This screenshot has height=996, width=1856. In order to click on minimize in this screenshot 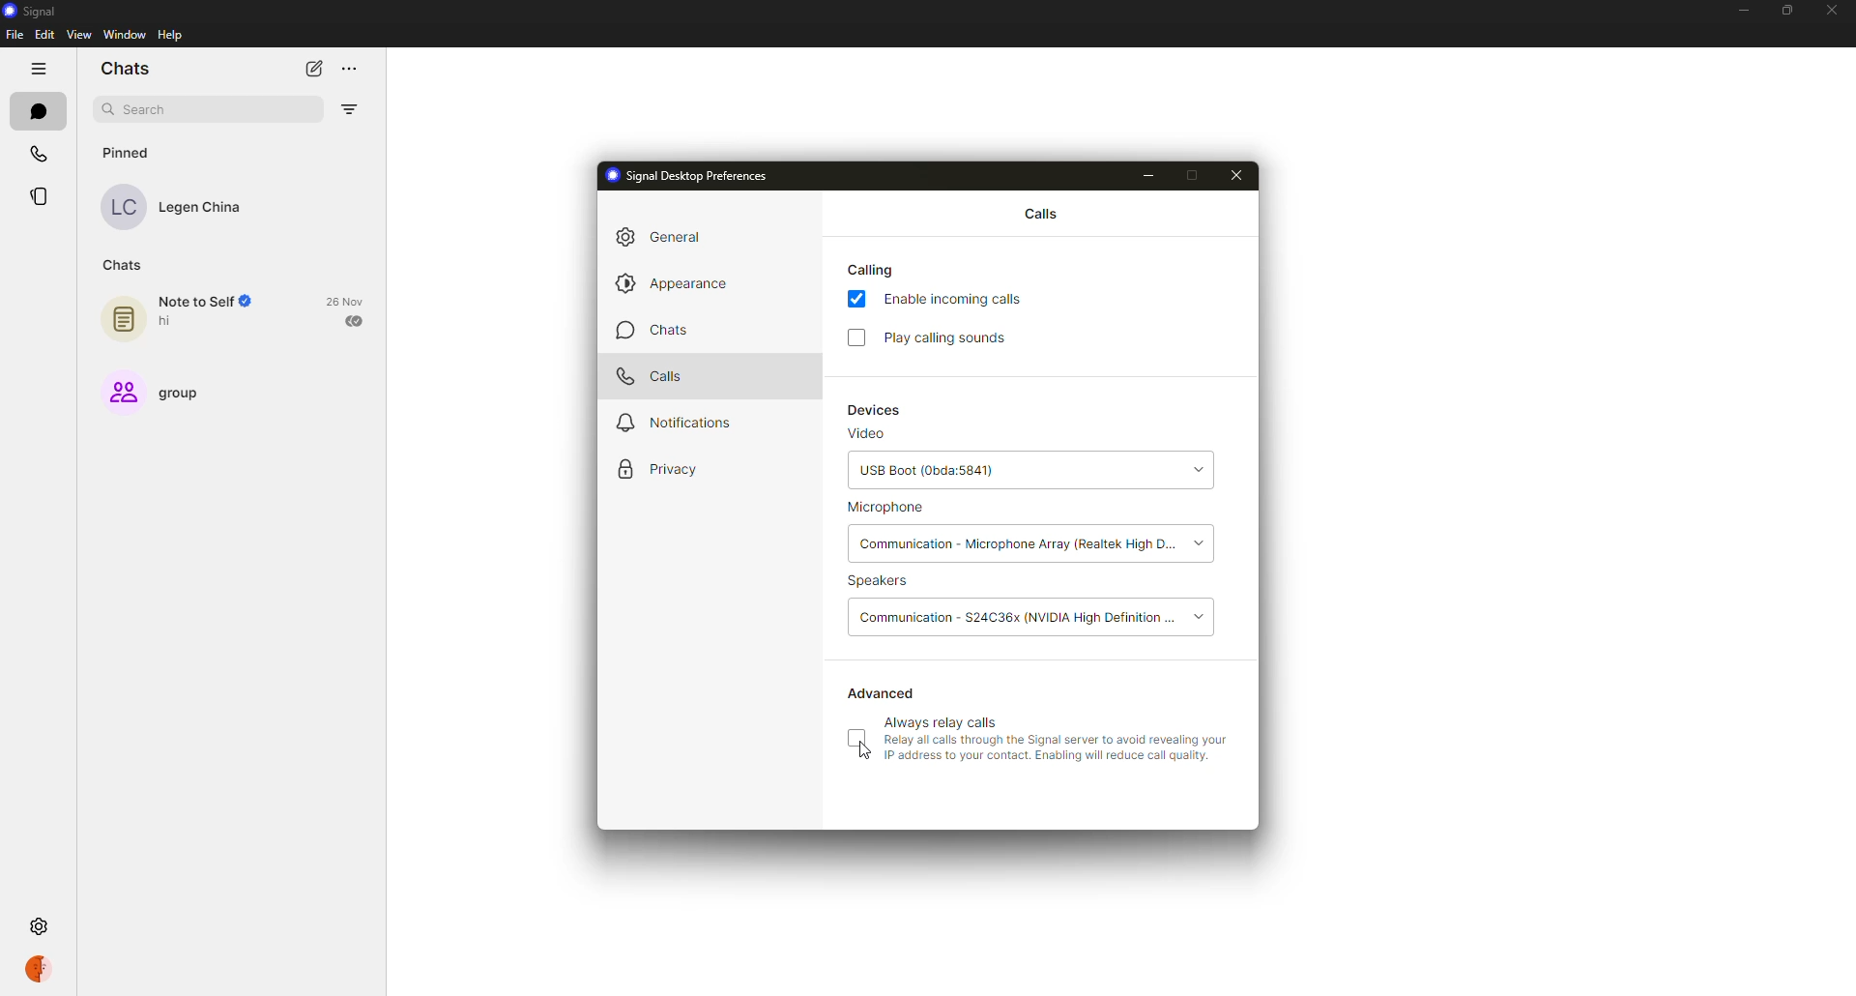, I will do `click(1145, 176)`.